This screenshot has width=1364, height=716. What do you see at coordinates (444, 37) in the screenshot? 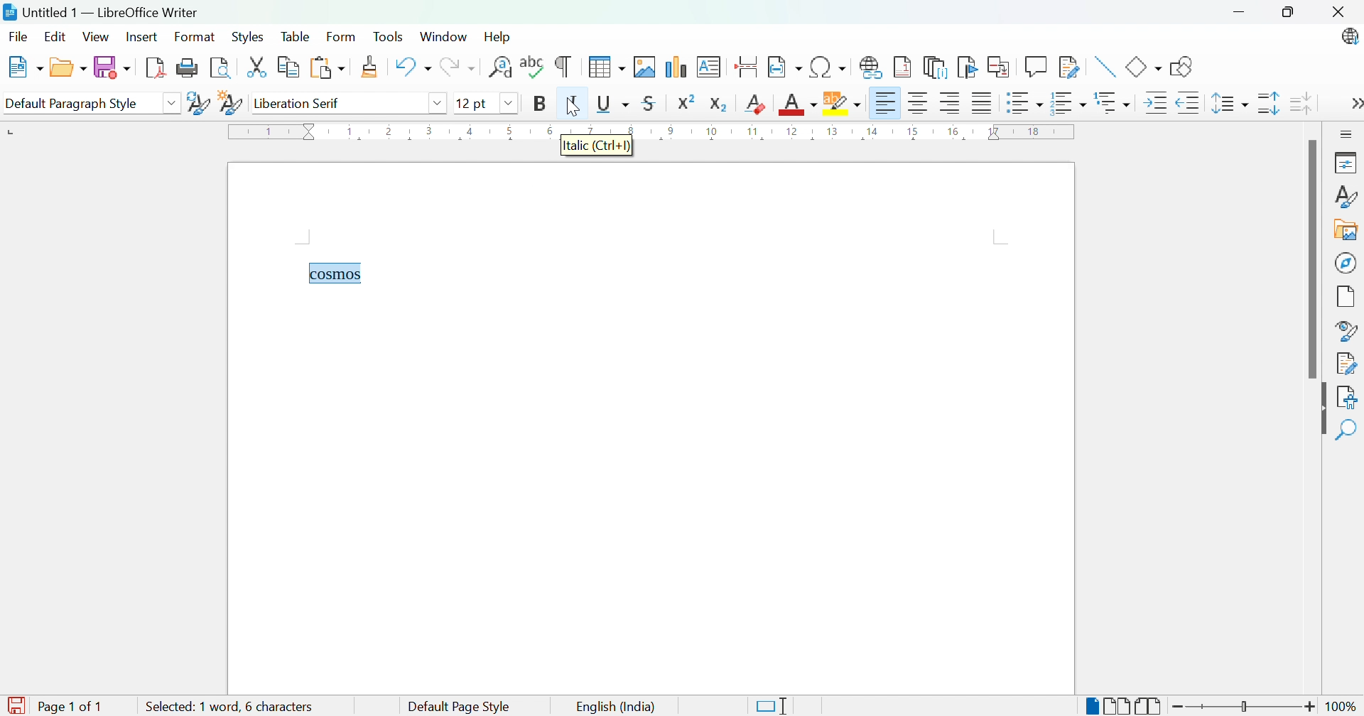
I see `Window` at bounding box center [444, 37].